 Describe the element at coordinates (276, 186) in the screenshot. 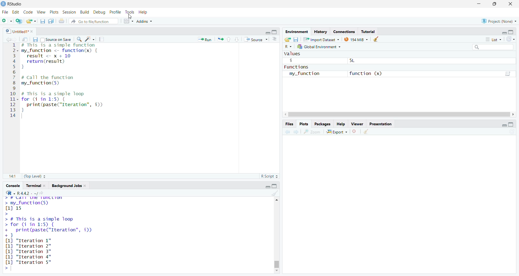

I see `maximize` at that location.